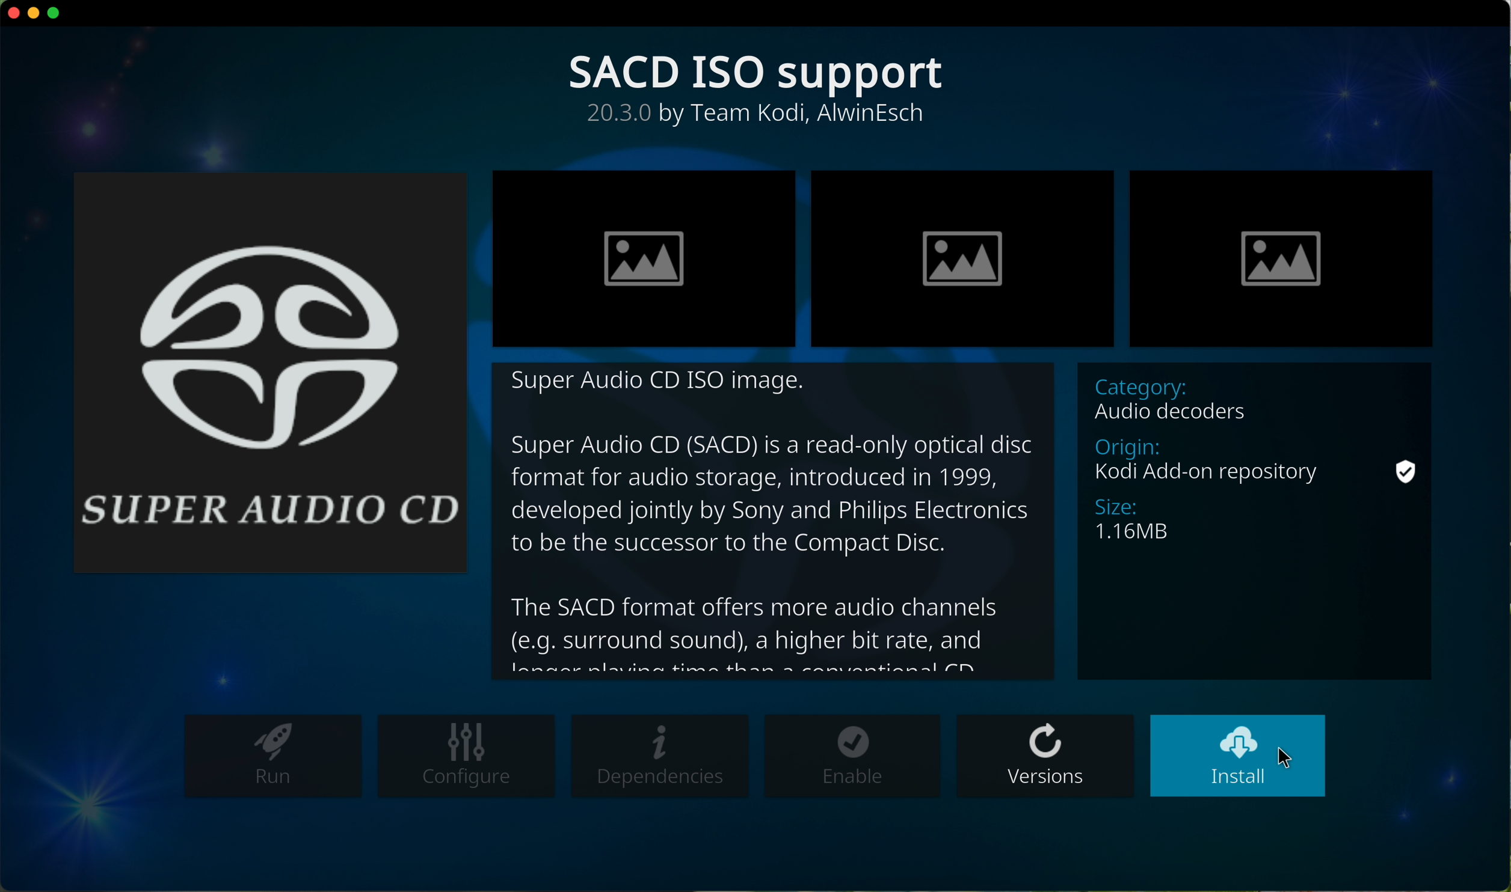 The image size is (1511, 892). I want to click on maximize, so click(58, 16).